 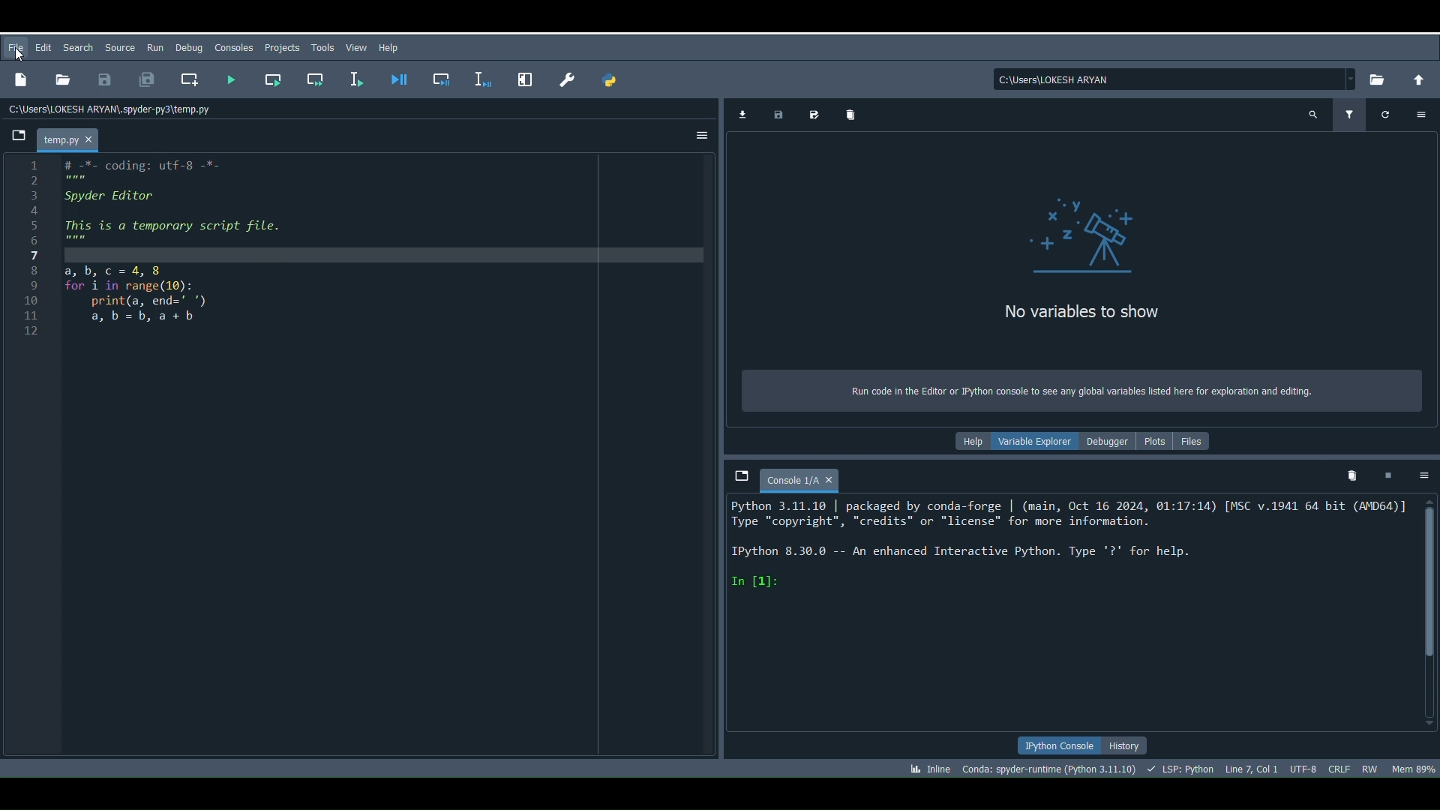 I want to click on Debug, so click(x=190, y=46).